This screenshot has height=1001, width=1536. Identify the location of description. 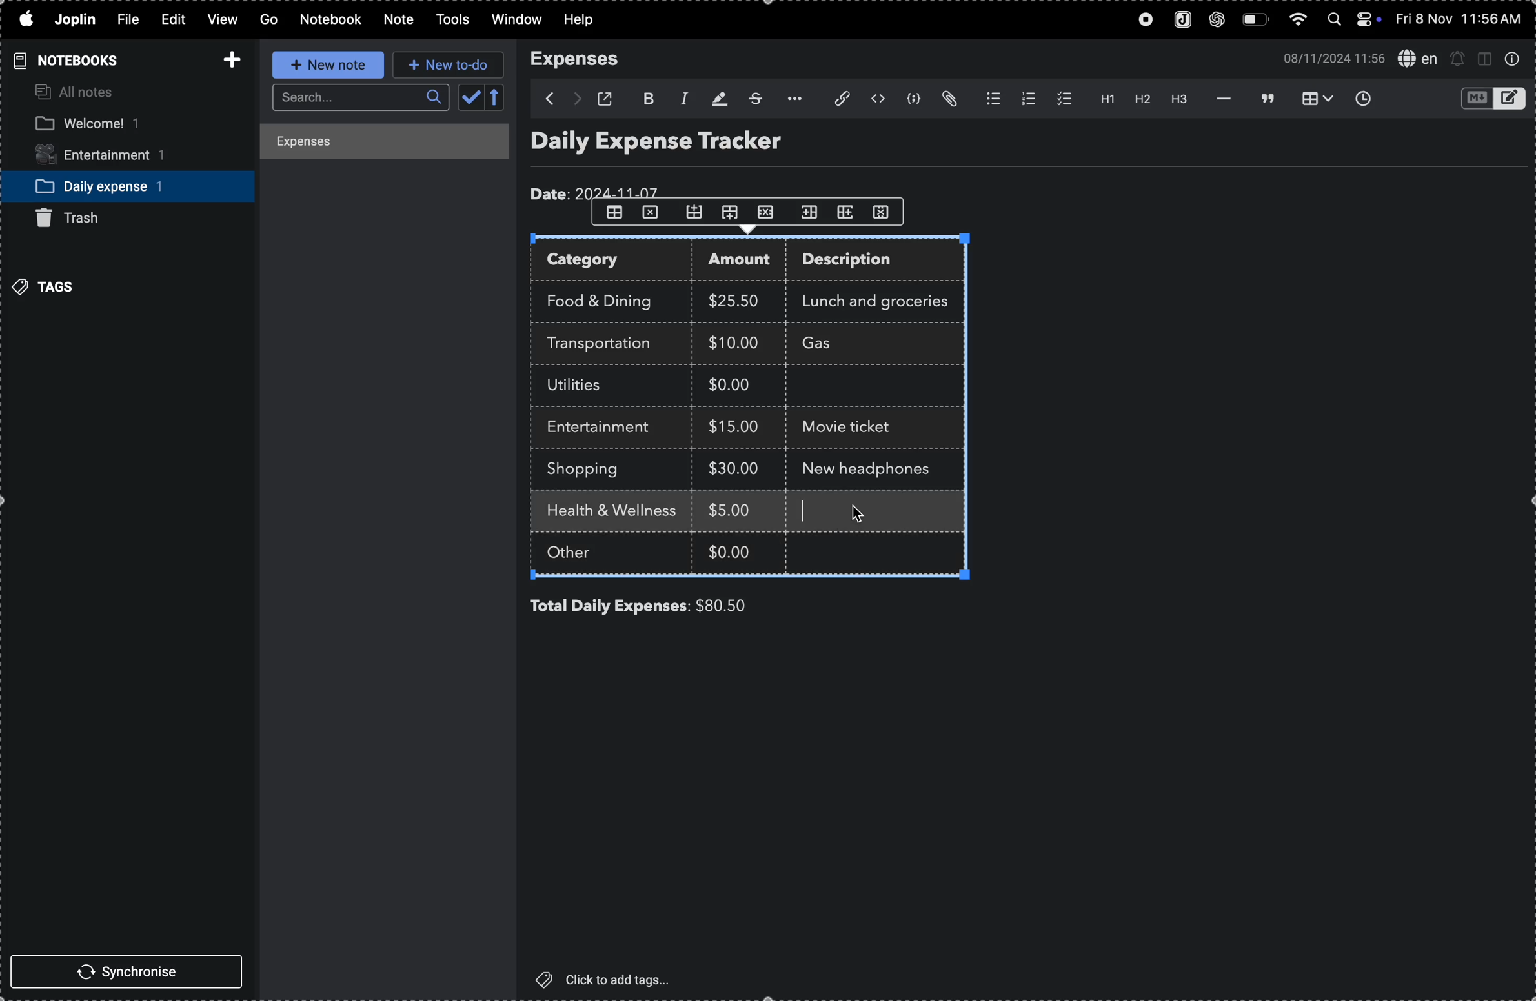
(860, 262).